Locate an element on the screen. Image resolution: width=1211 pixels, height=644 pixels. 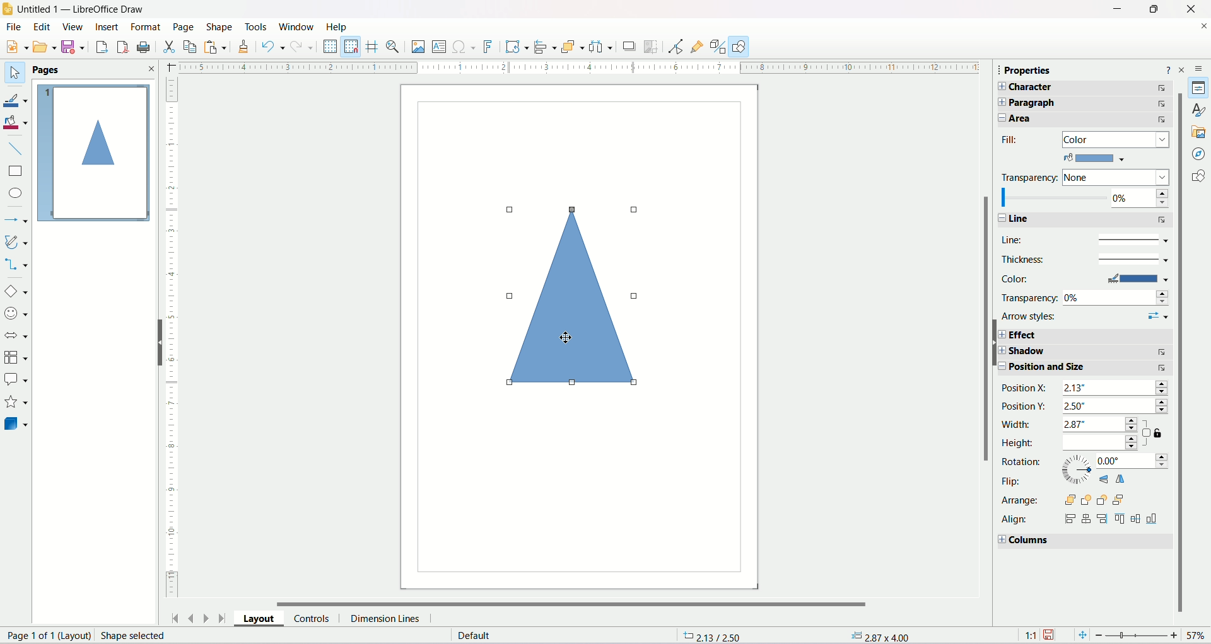
vertical scroll bar is located at coordinates (1179, 353).